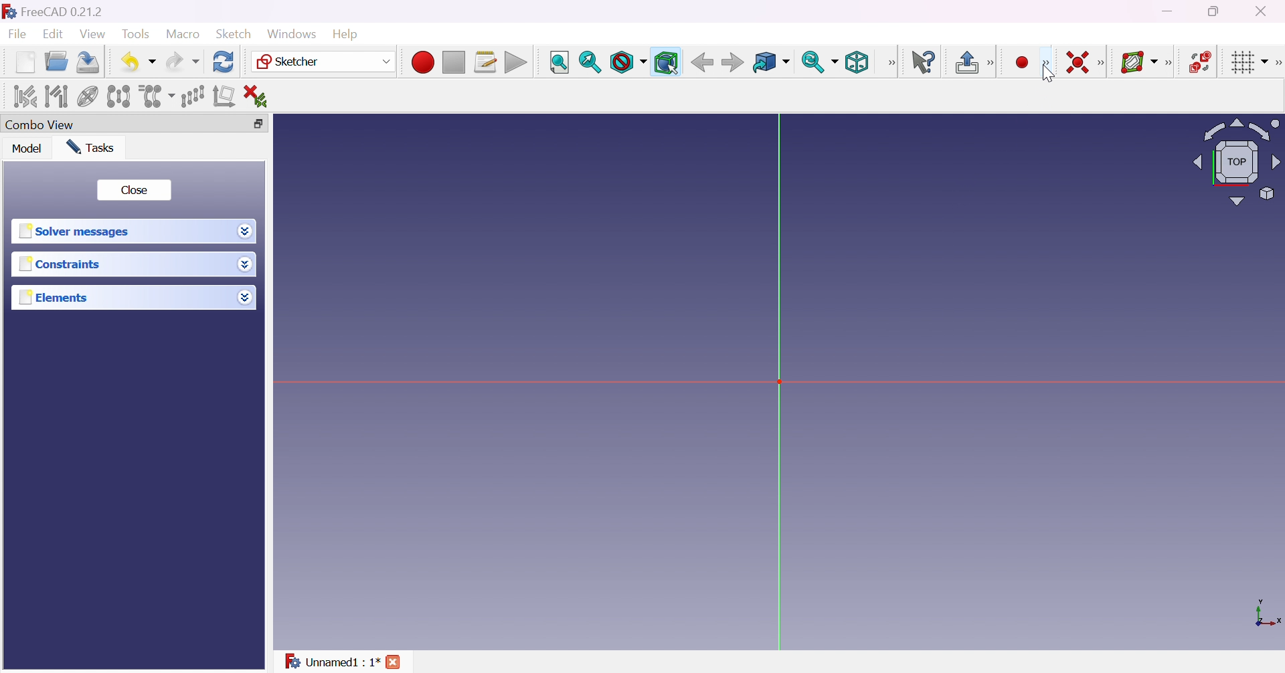  What do you see at coordinates (1266, 614) in the screenshot?
I see `x, y axis` at bounding box center [1266, 614].